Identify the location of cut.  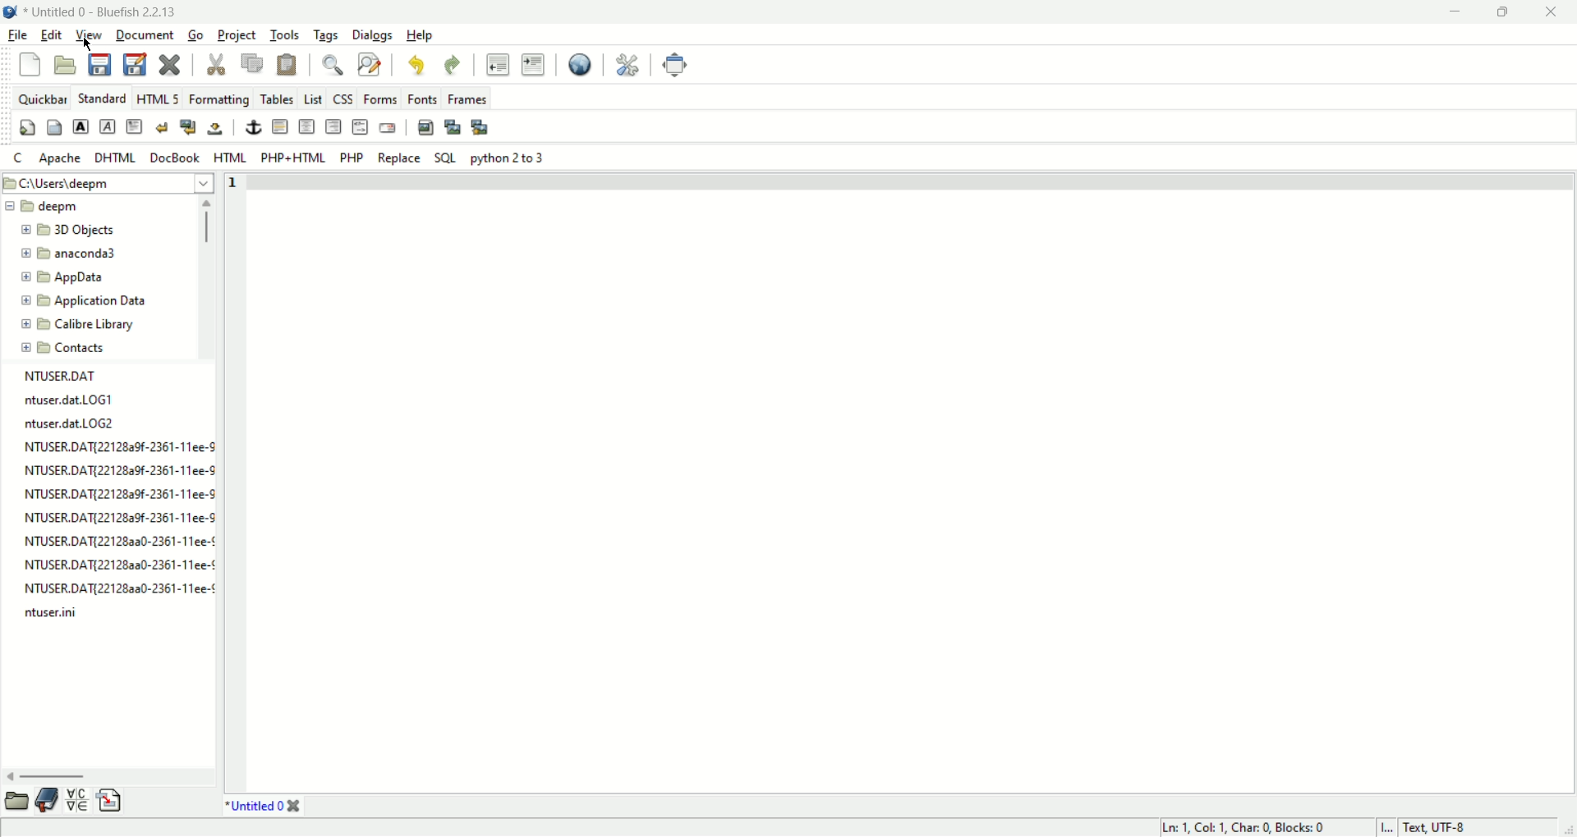
(215, 65).